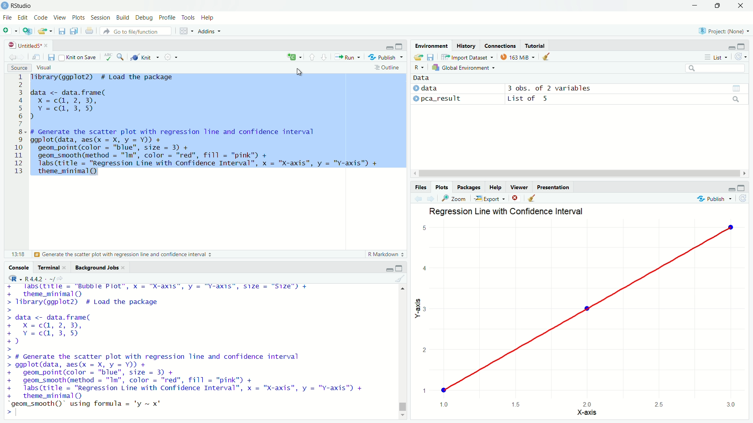 This screenshot has height=423, width=753. What do you see at coordinates (741, 6) in the screenshot?
I see `close` at bounding box center [741, 6].